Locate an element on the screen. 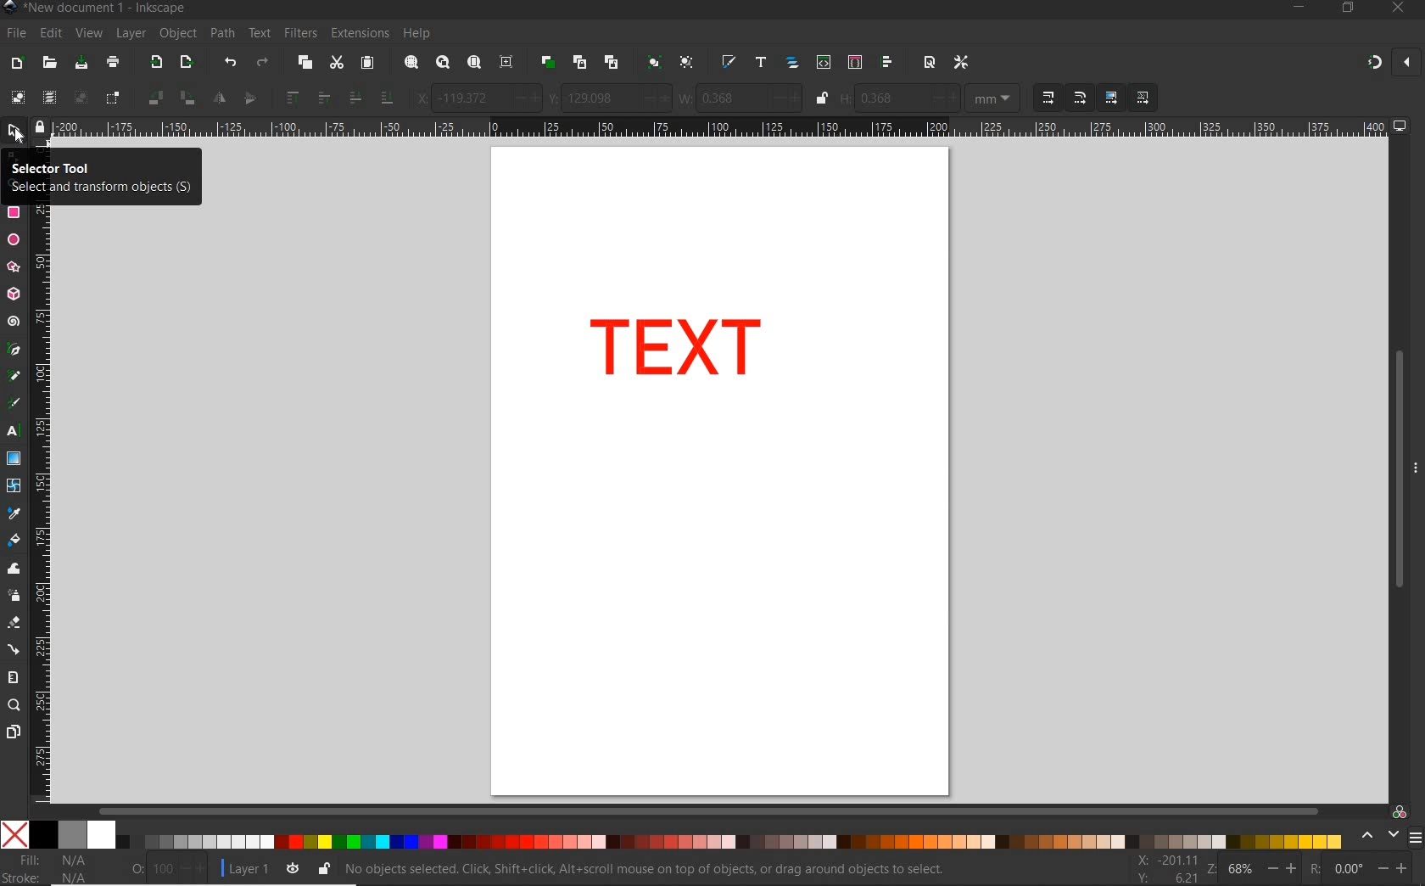 This screenshot has height=886, width=1425. COLOR MANAGED MODE is located at coordinates (1389, 826).